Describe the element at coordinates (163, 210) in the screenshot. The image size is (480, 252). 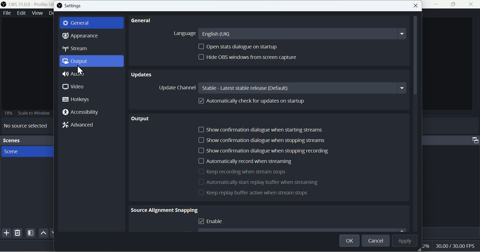
I see `Source Alignment Snapping` at that location.